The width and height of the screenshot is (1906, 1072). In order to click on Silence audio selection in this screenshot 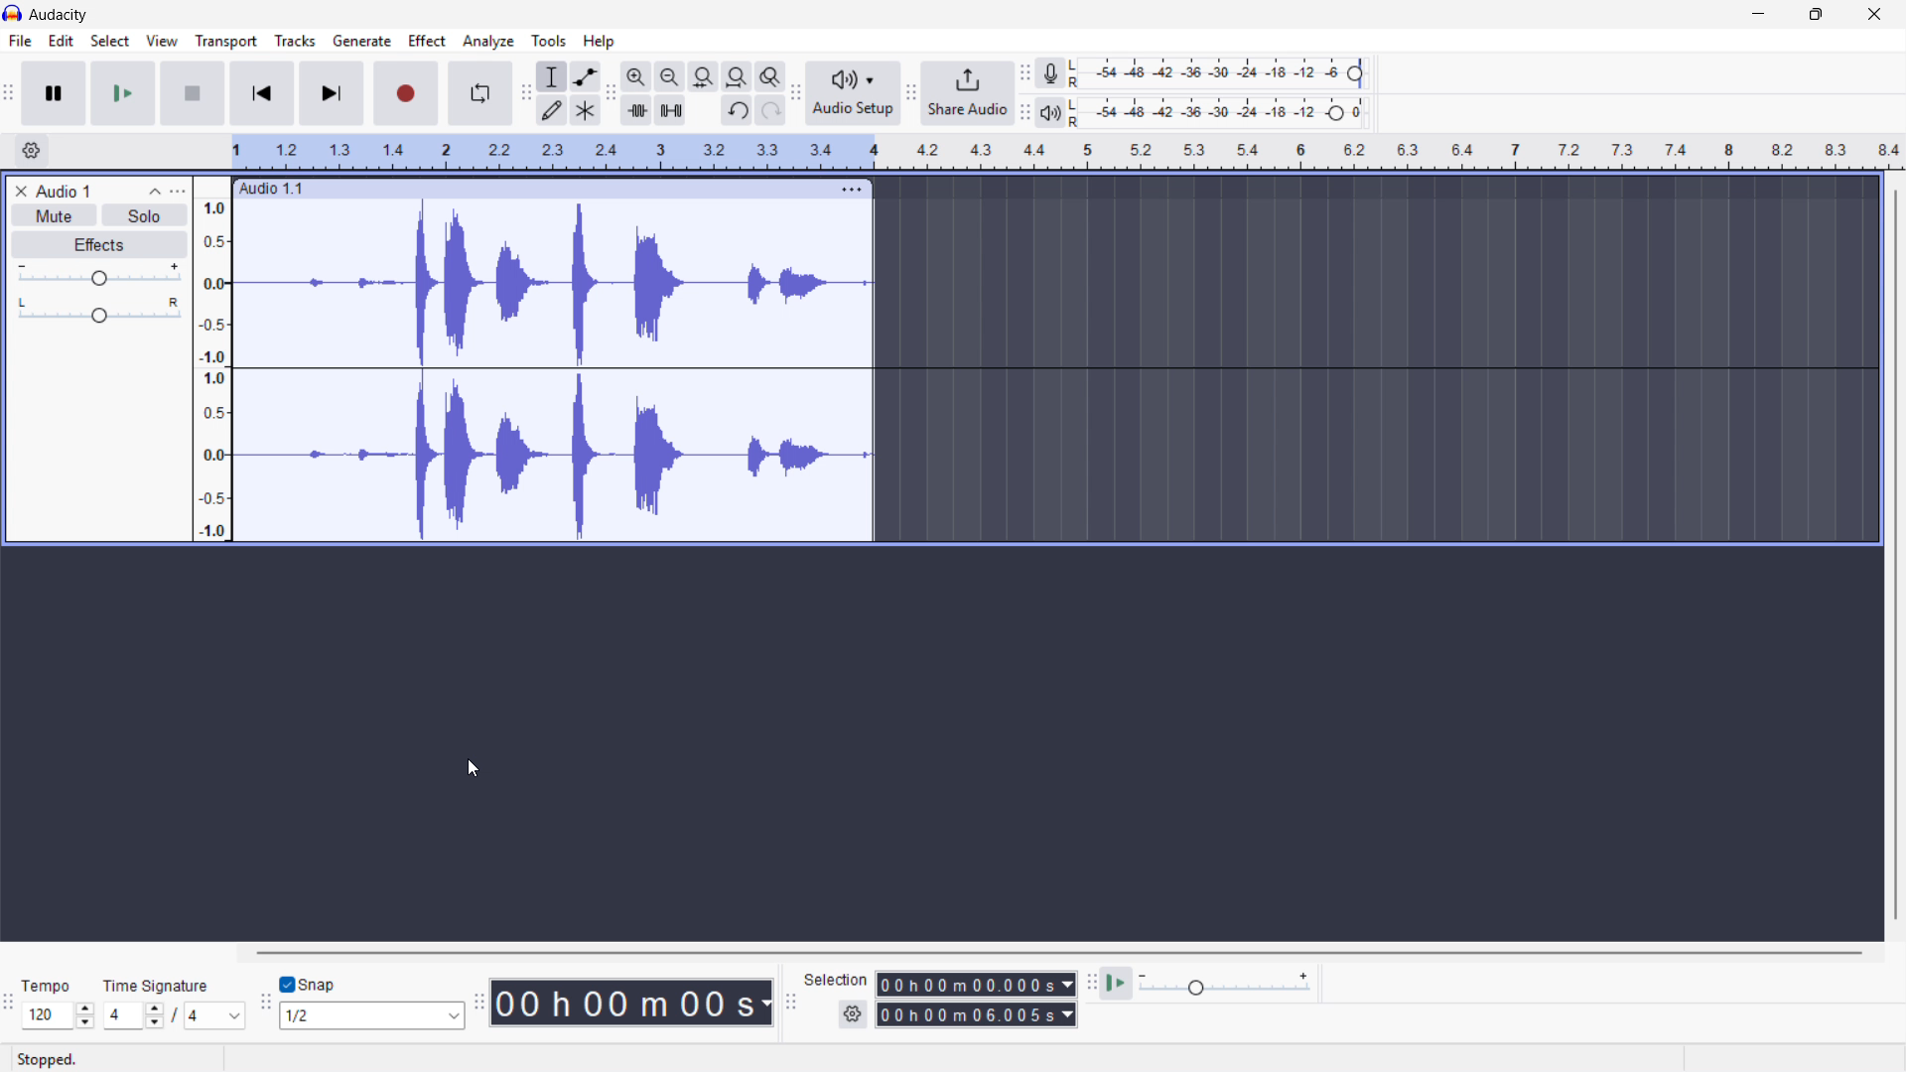, I will do `click(671, 110)`.